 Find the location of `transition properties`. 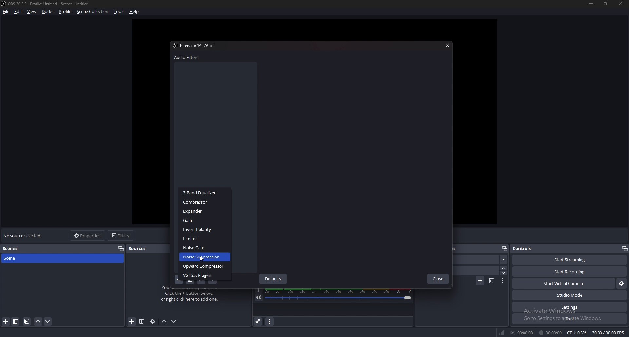

transition properties is located at coordinates (503, 281).